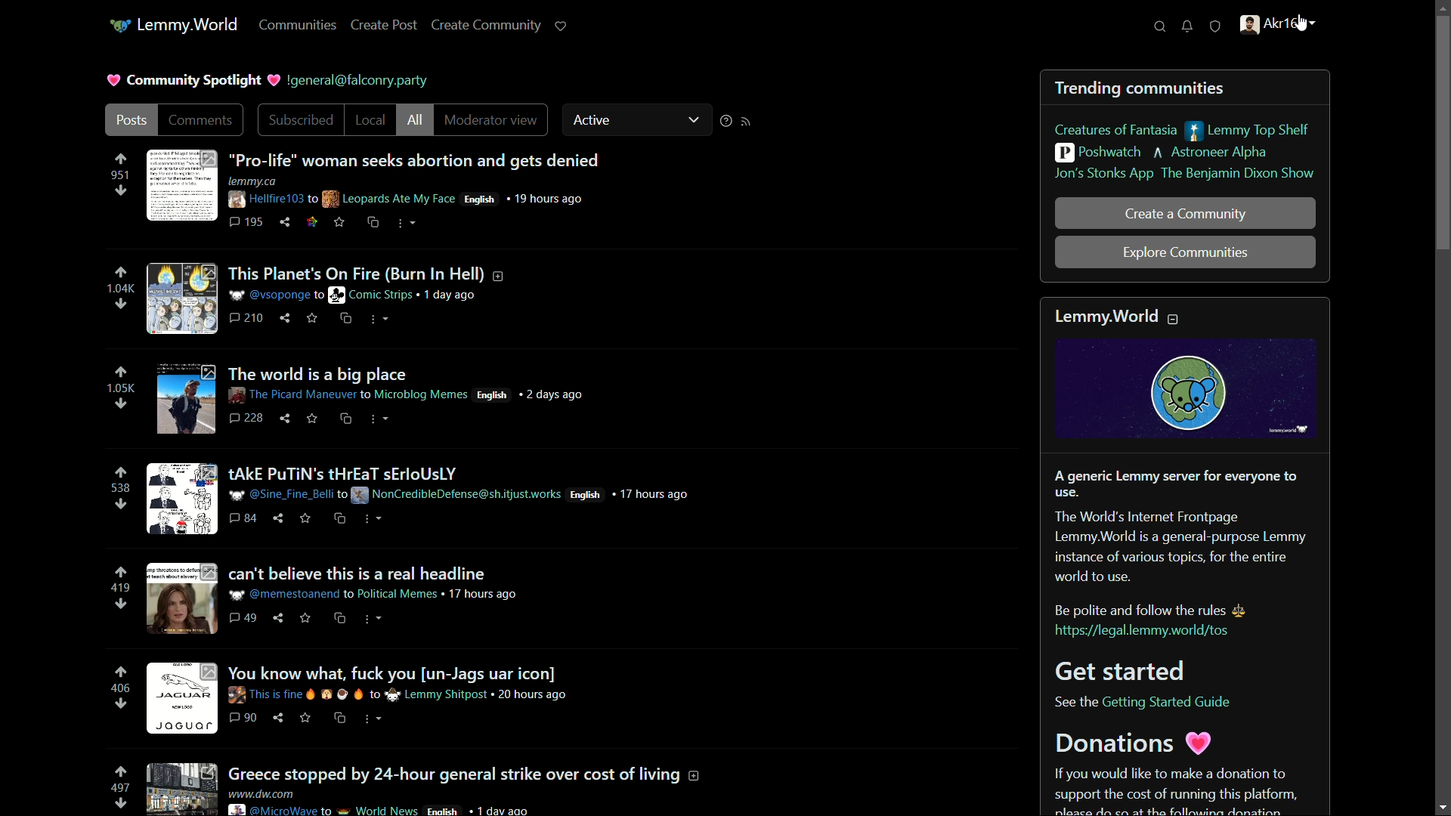 Image resolution: width=1451 pixels, height=816 pixels. What do you see at coordinates (1186, 253) in the screenshot?
I see `explore communities` at bounding box center [1186, 253].